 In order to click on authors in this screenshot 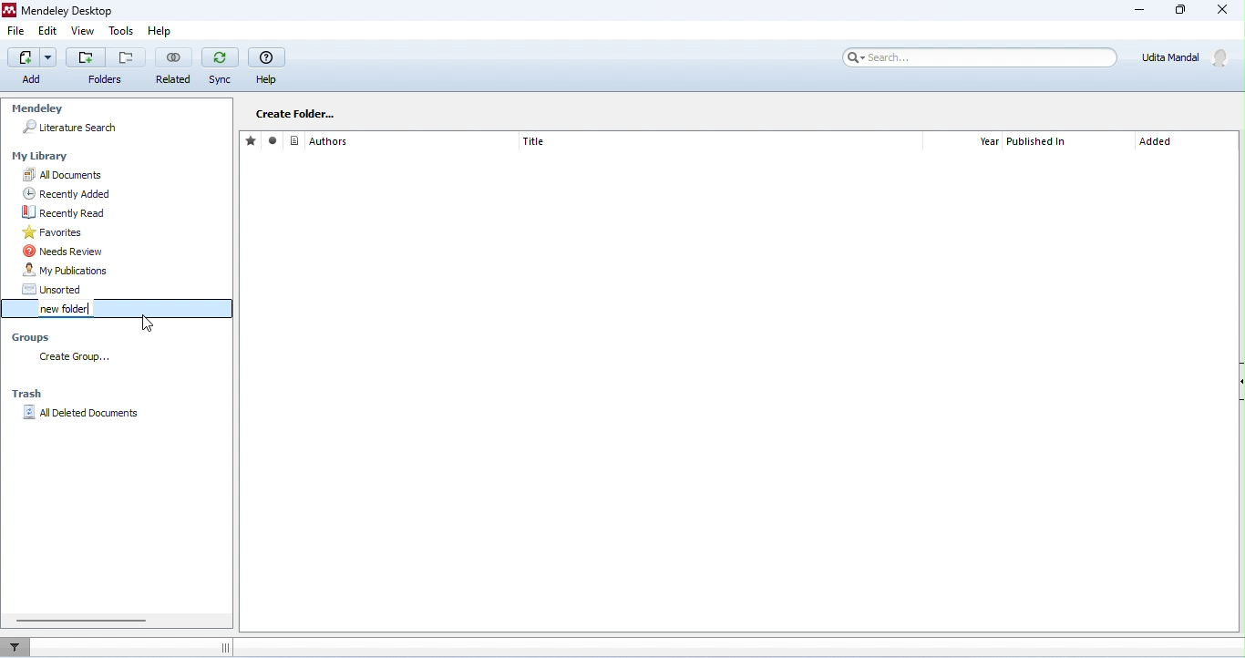, I will do `click(320, 140)`.